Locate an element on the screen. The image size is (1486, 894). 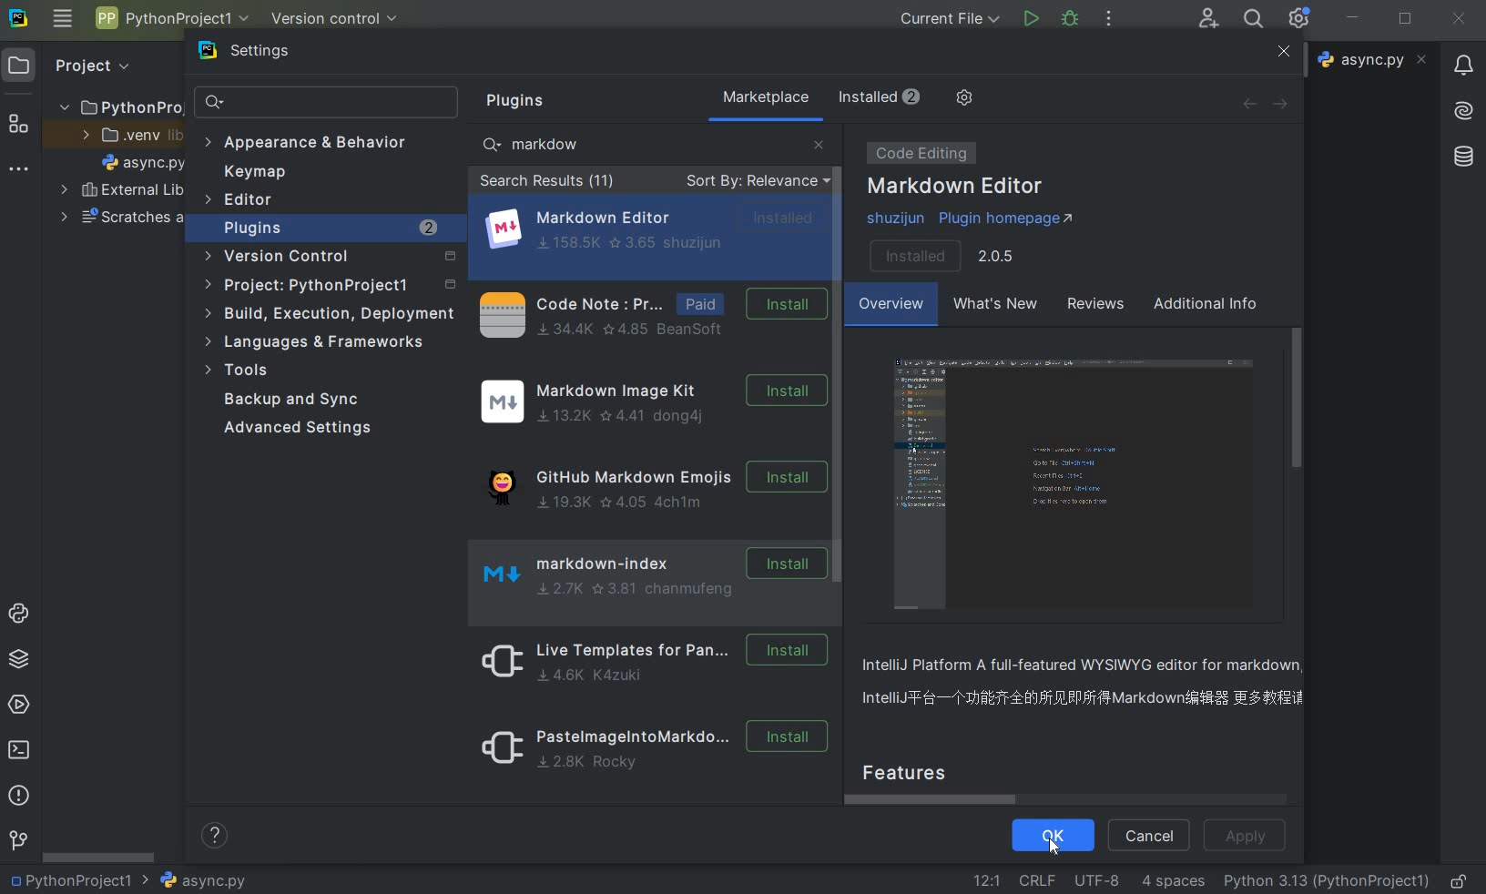
fine encoding is located at coordinates (1096, 879).